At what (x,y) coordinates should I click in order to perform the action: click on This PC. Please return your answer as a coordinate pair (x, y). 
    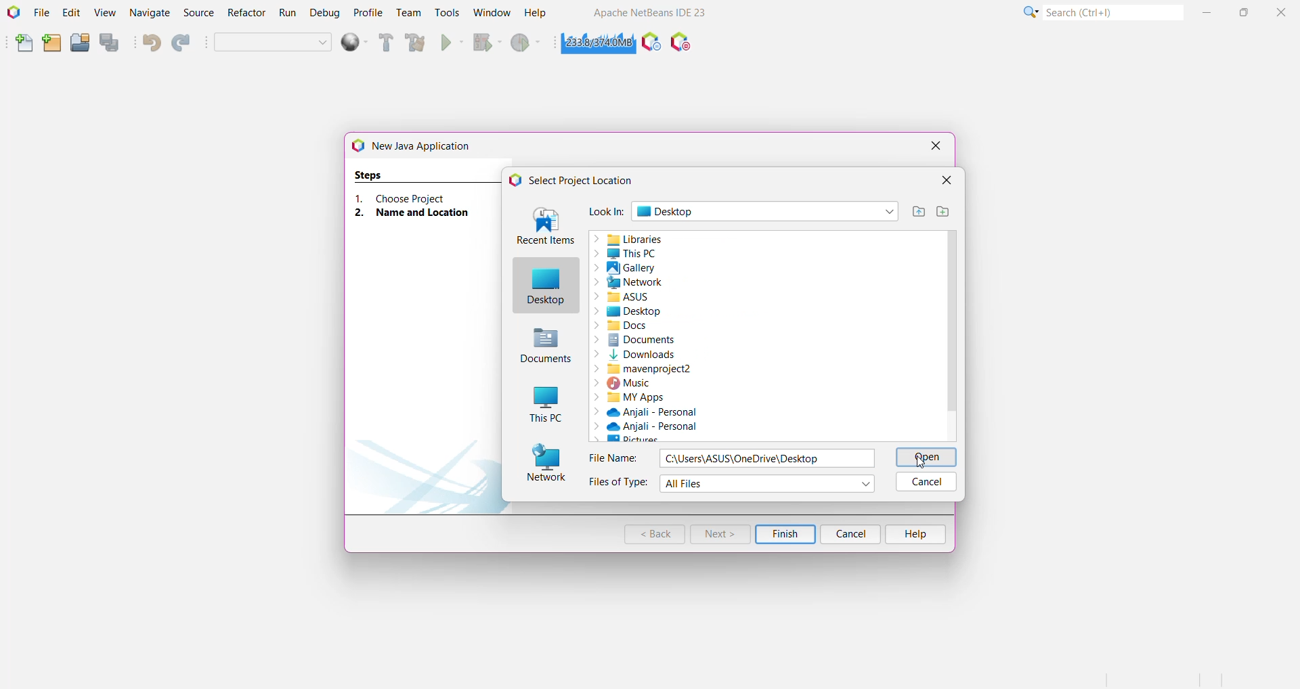
    Looking at the image, I should click on (545, 404).